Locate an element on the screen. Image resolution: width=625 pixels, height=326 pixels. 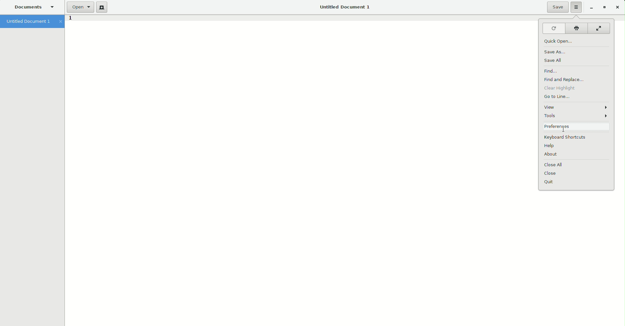
Restore is located at coordinates (603, 7).